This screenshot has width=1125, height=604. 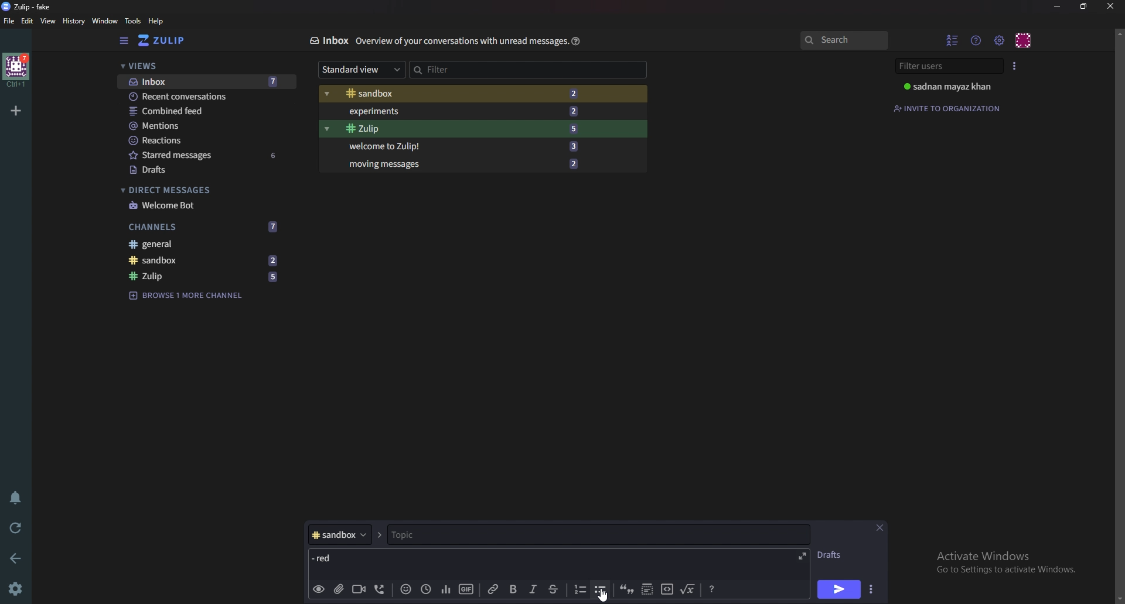 I want to click on Experiments, so click(x=460, y=111).